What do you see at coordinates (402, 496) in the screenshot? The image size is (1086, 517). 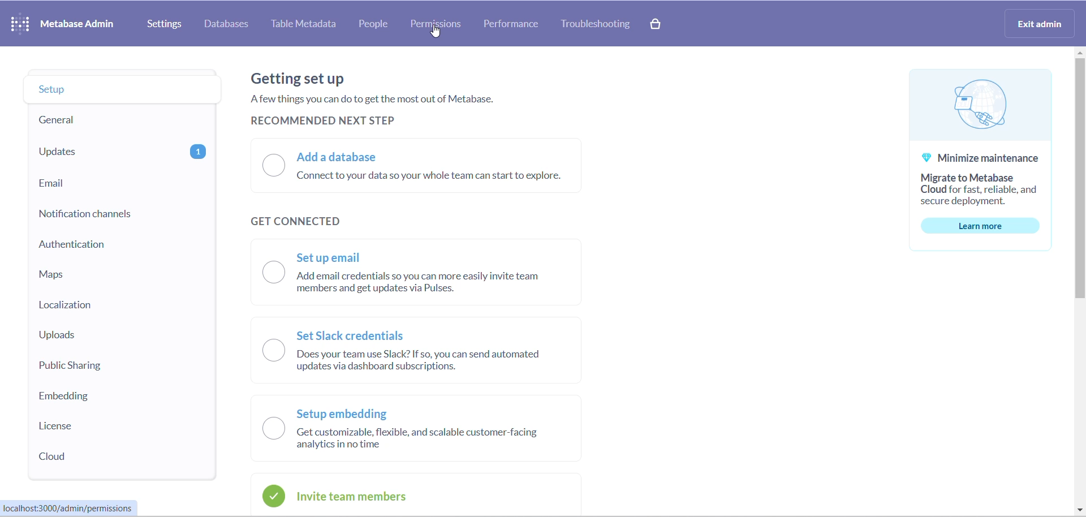 I see `invite team member radio button` at bounding box center [402, 496].